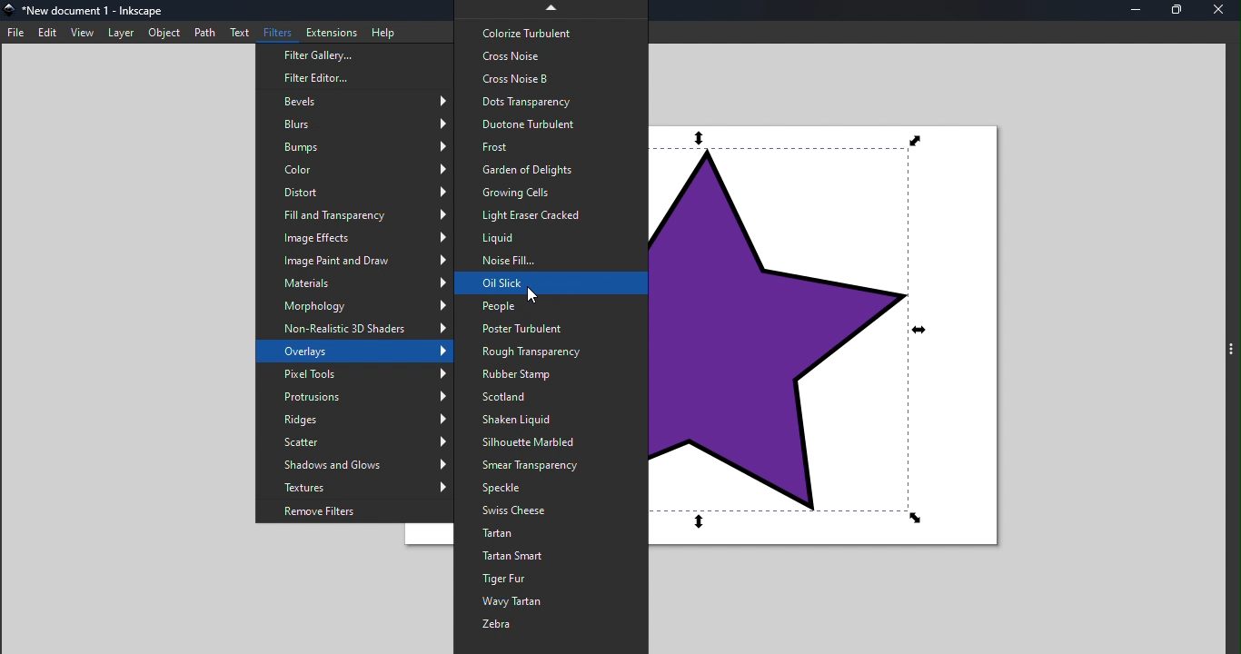 This screenshot has width=1241, height=654. What do you see at coordinates (355, 352) in the screenshot?
I see `Overlays` at bounding box center [355, 352].